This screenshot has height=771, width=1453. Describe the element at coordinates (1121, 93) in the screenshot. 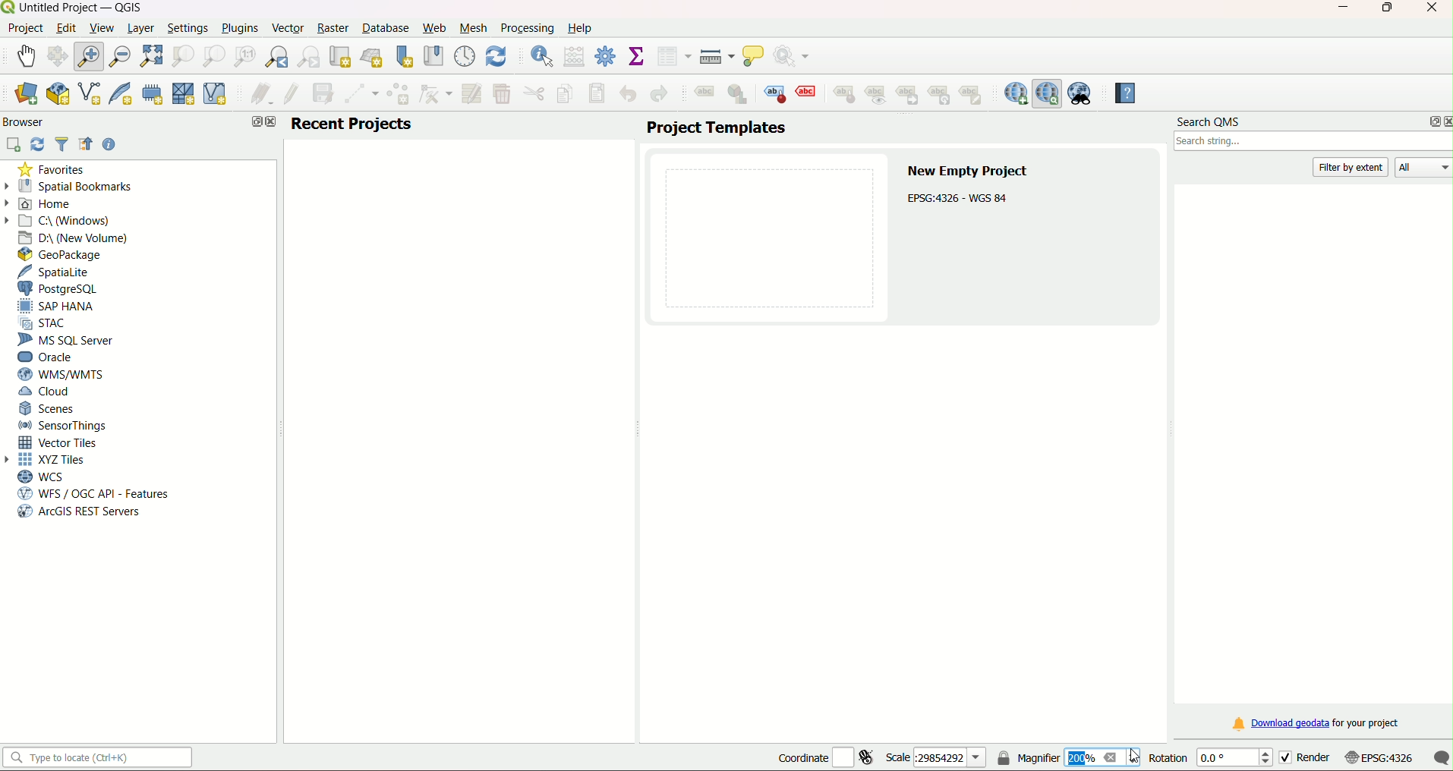

I see `help` at that location.